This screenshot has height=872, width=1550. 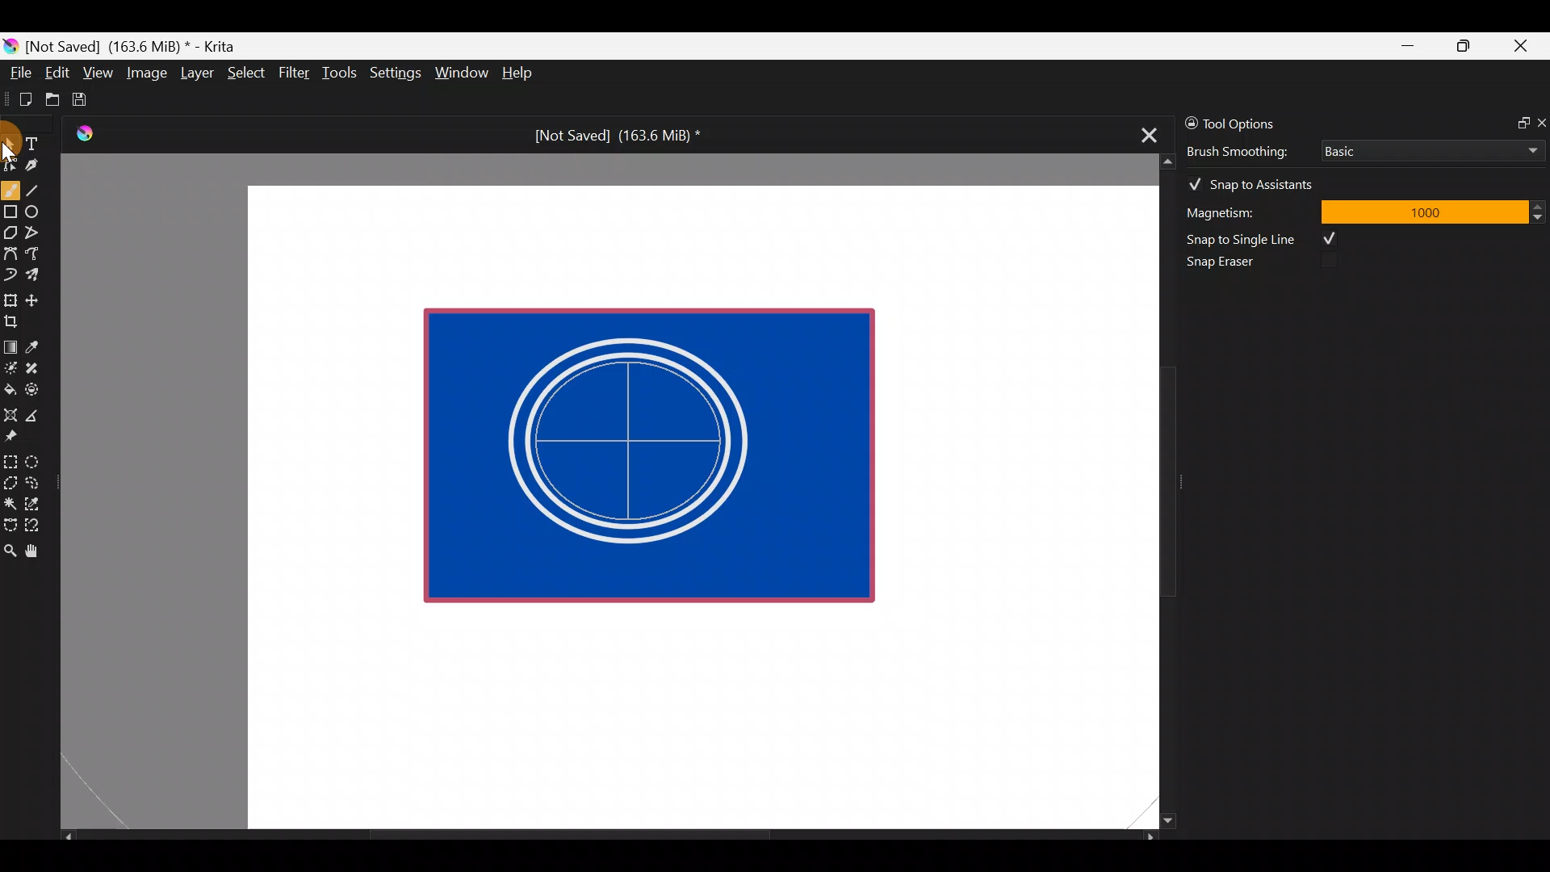 I want to click on Image, so click(x=146, y=73).